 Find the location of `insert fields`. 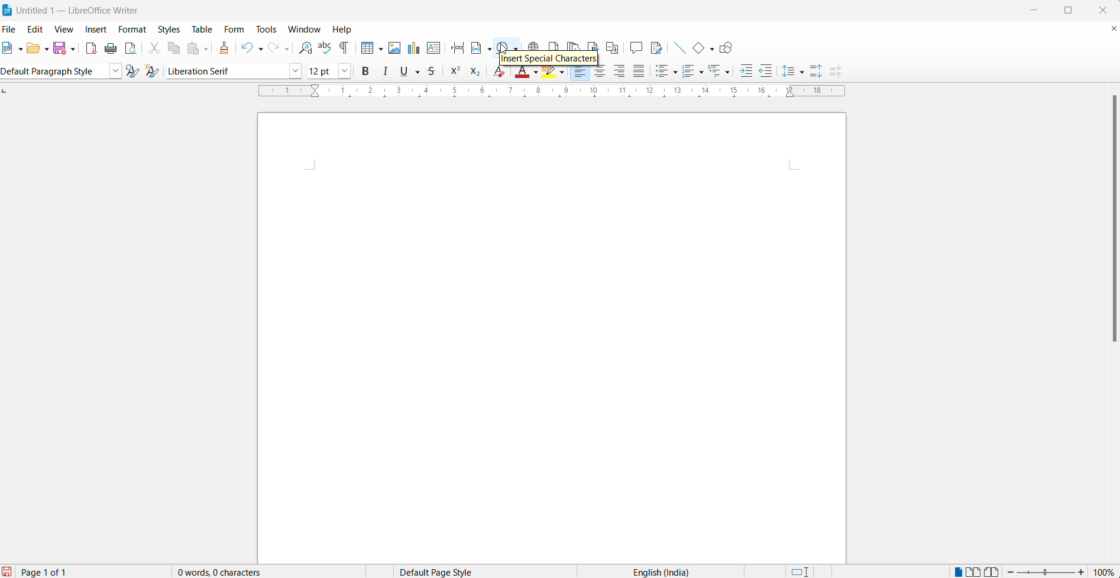

insert fields is located at coordinates (489, 50).